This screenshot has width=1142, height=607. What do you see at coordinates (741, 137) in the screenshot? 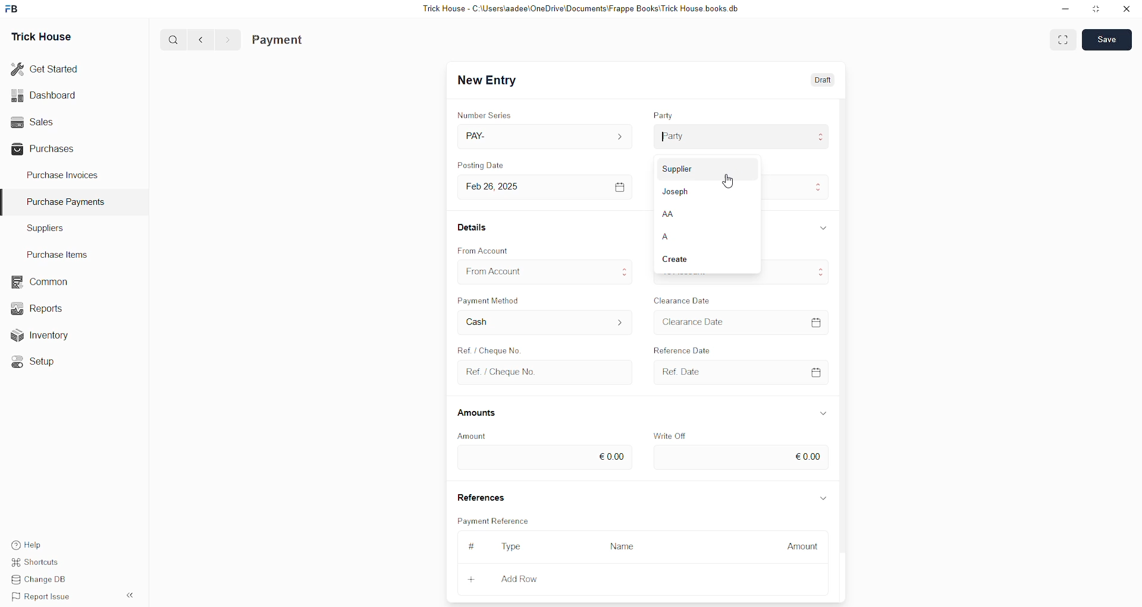
I see `Party` at bounding box center [741, 137].